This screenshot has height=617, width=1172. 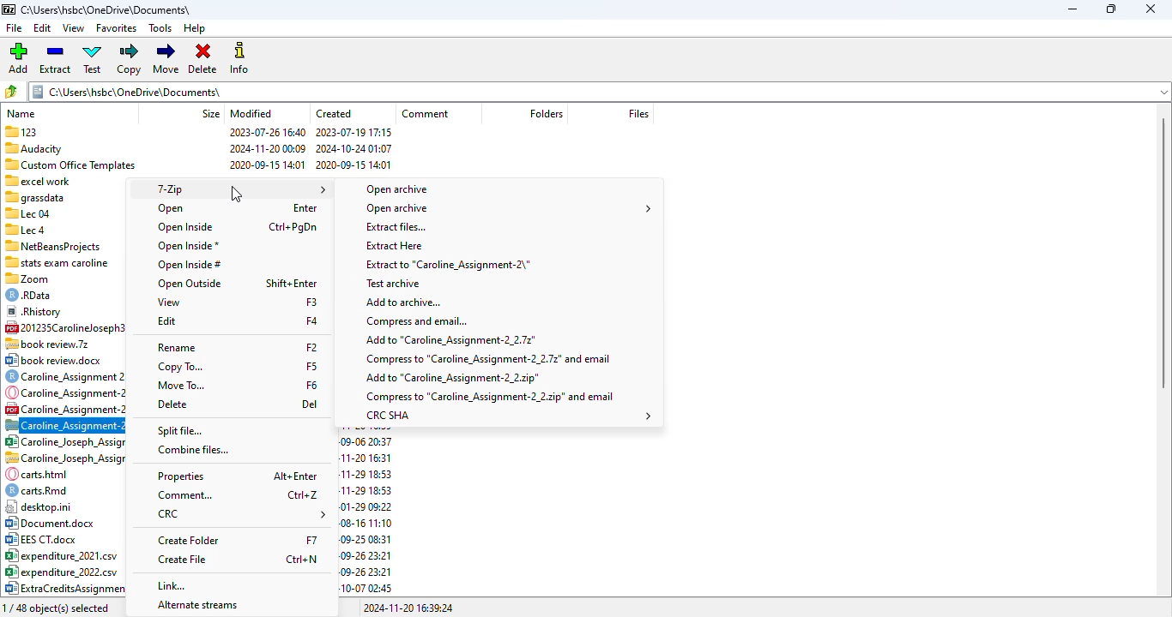 I want to click on create folder, so click(x=188, y=541).